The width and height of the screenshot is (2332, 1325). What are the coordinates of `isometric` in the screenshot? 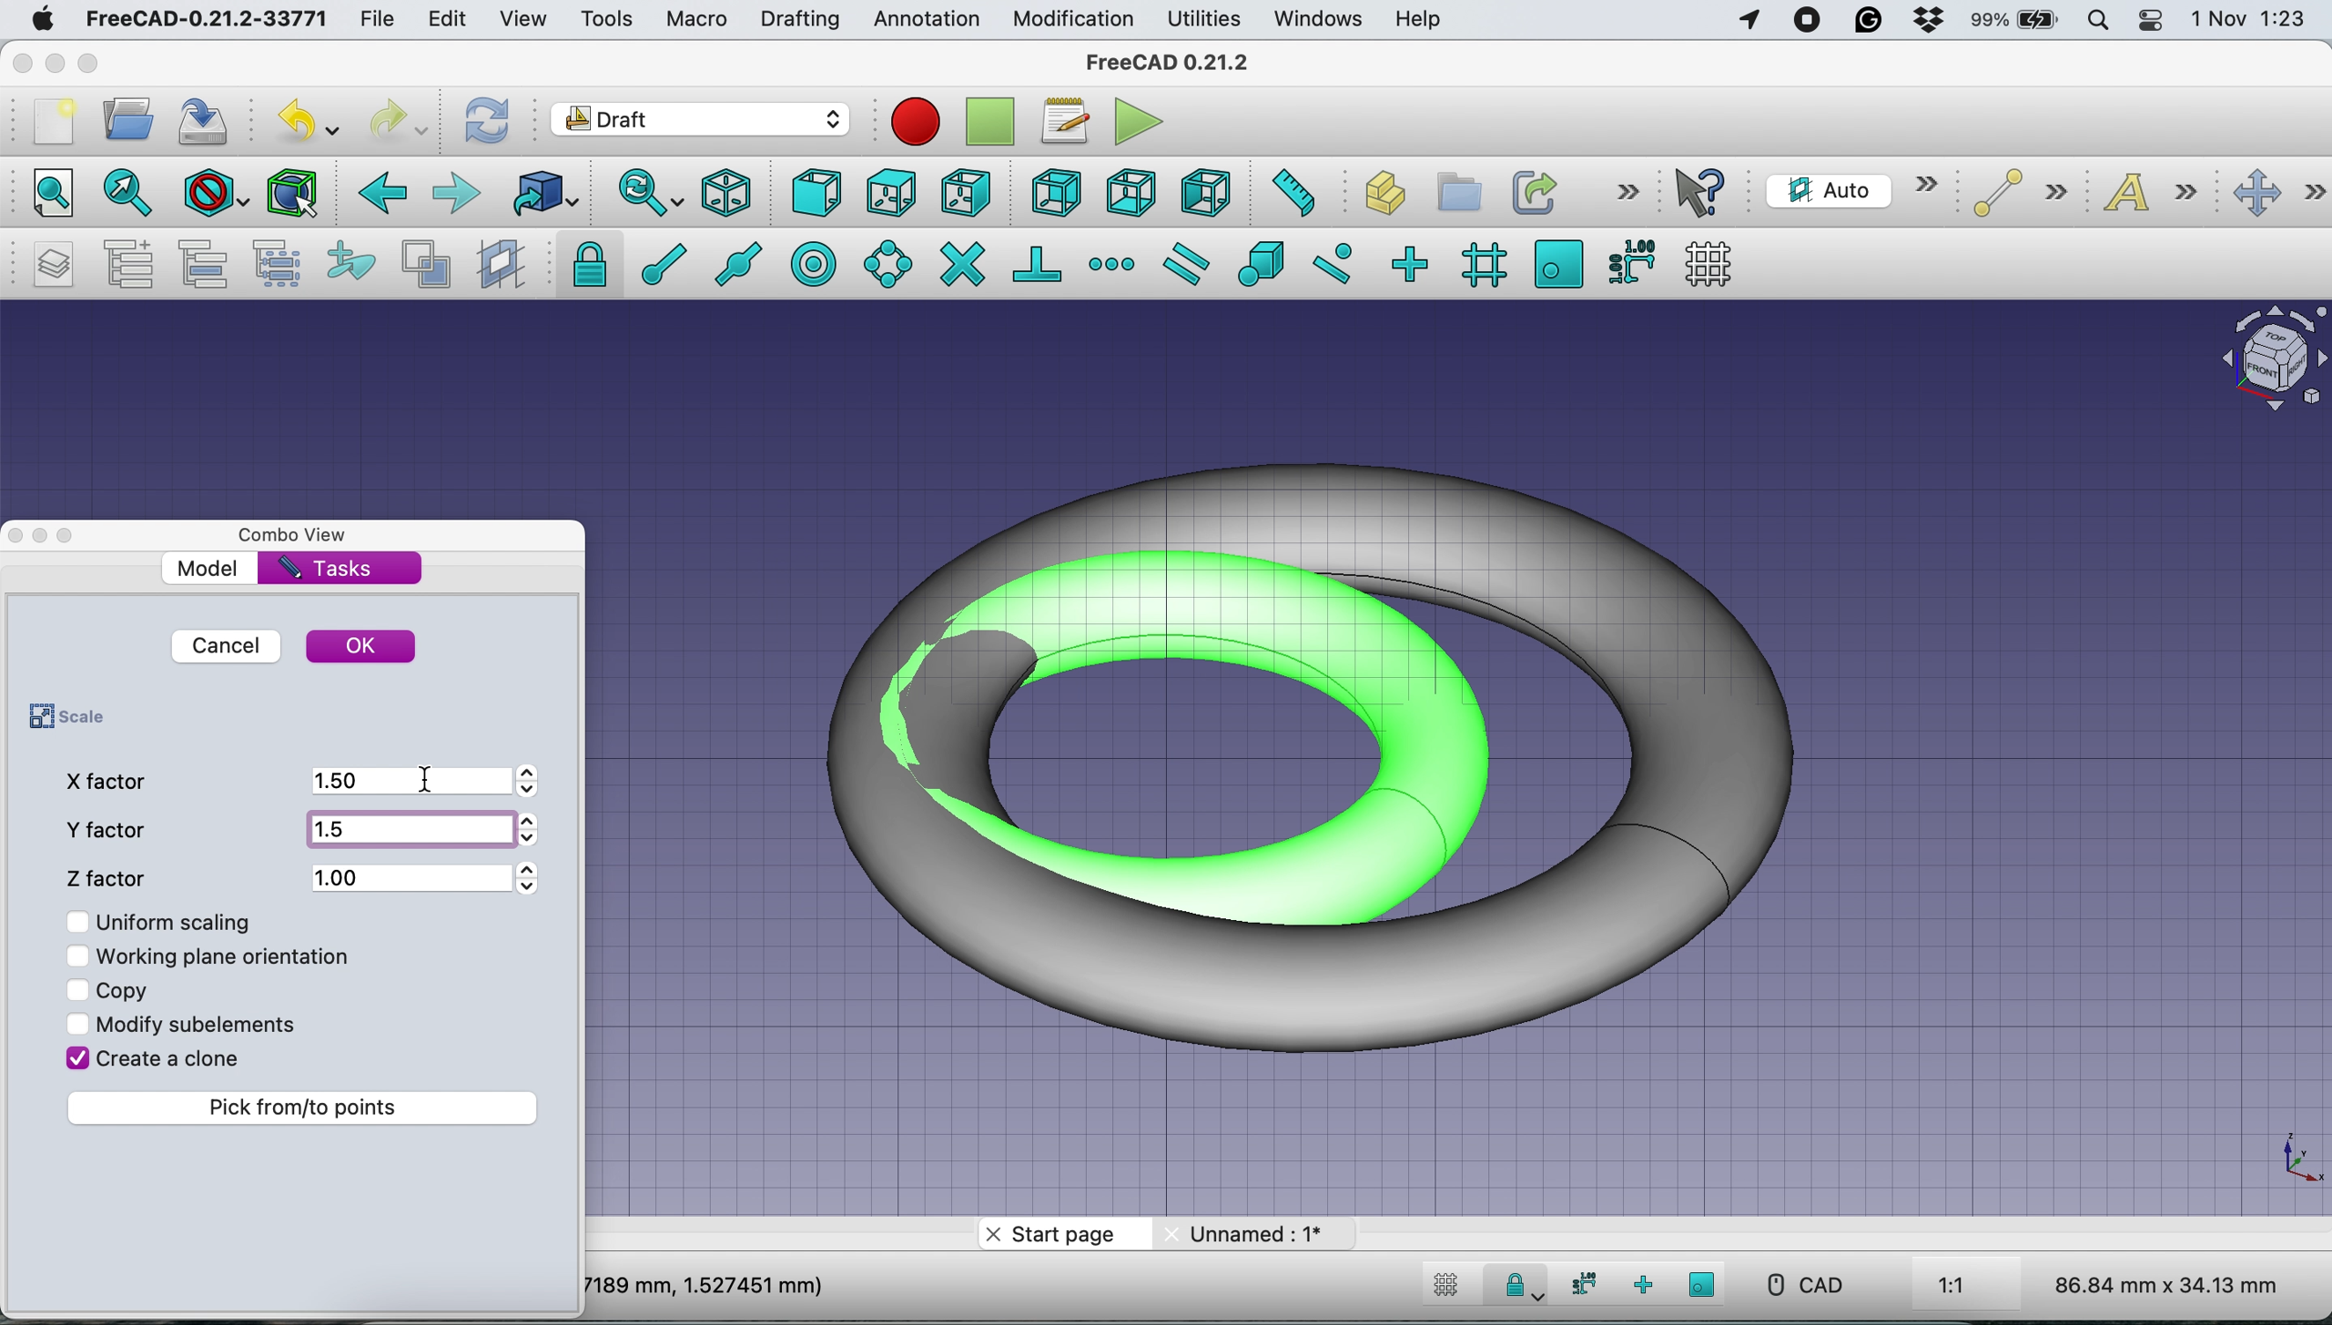 It's located at (728, 192).